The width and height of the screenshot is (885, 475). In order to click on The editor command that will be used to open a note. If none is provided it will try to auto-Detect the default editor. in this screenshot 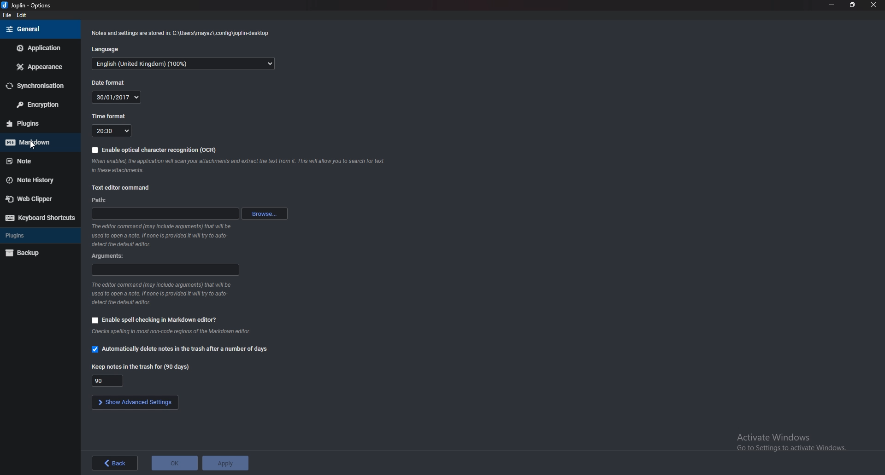, I will do `click(167, 294)`.